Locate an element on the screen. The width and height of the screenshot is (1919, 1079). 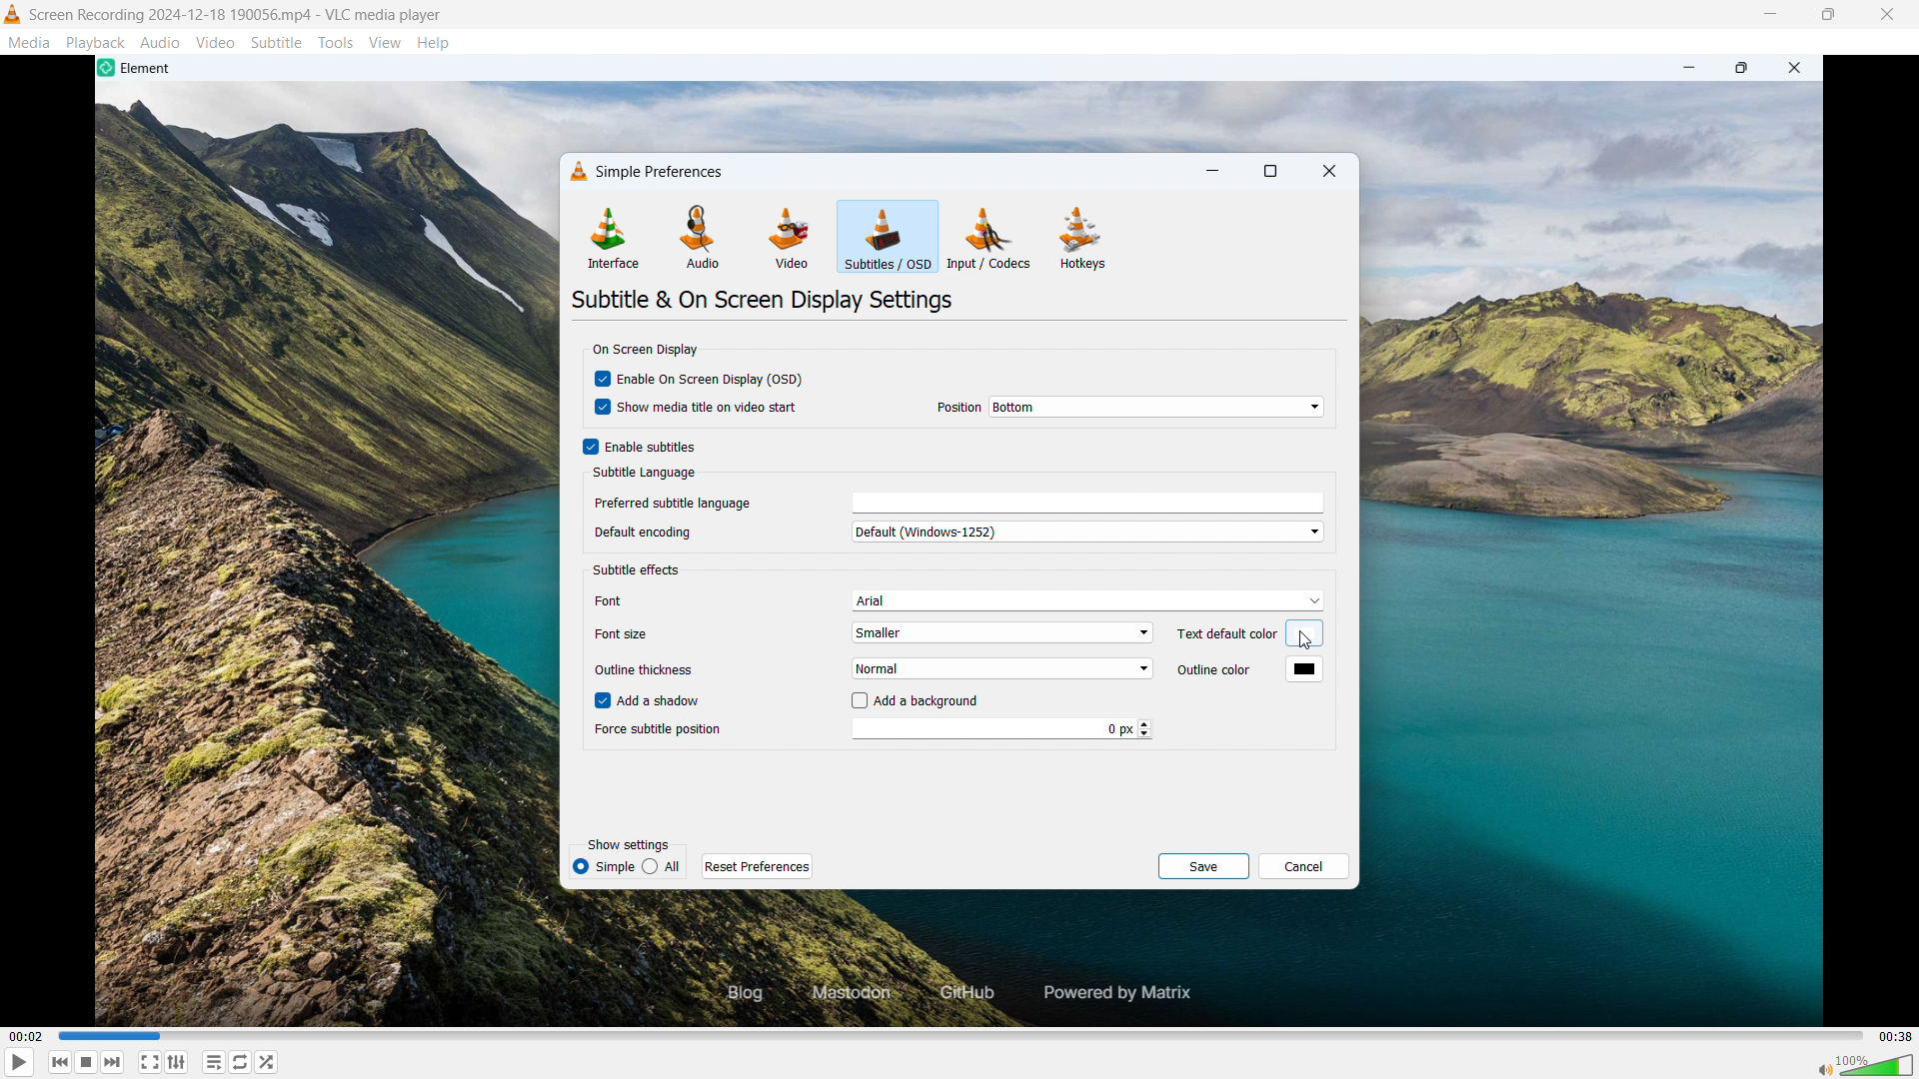
minimise dialogue box  is located at coordinates (1213, 172).